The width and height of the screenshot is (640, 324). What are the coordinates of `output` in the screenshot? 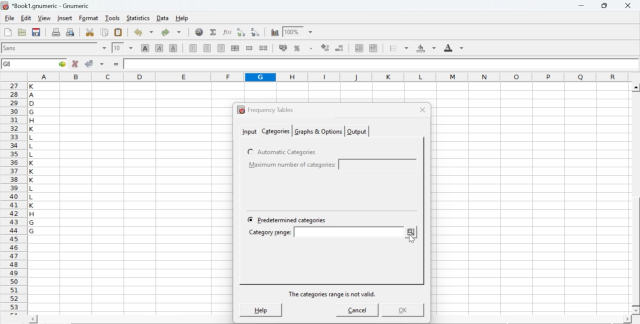 It's located at (357, 132).